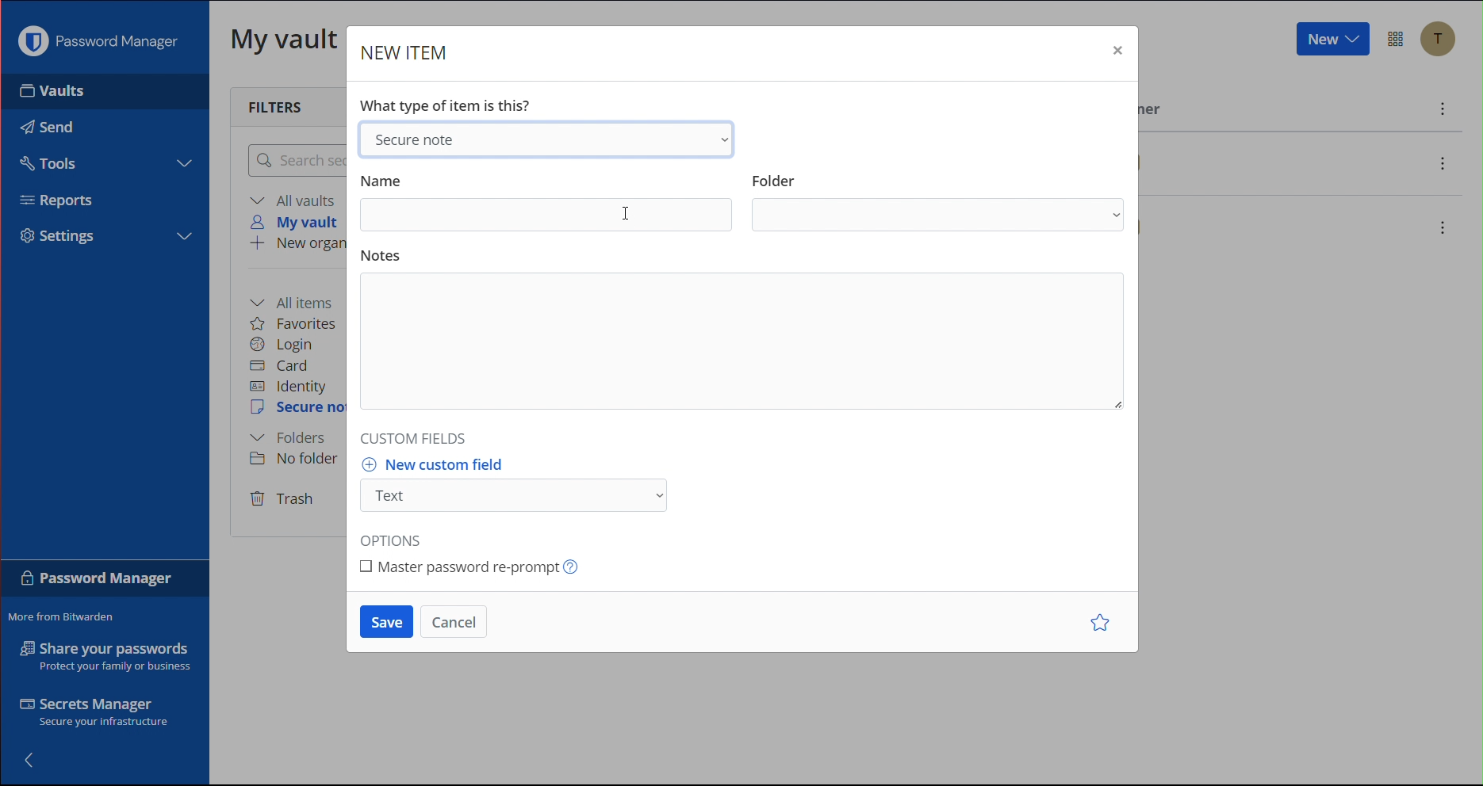 This screenshot has height=786, width=1483. I want to click on Identity, so click(292, 386).